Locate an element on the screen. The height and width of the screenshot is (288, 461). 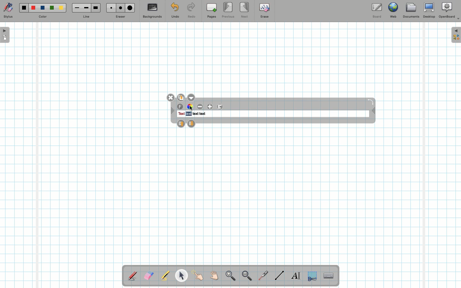
Undo is located at coordinates (175, 12).